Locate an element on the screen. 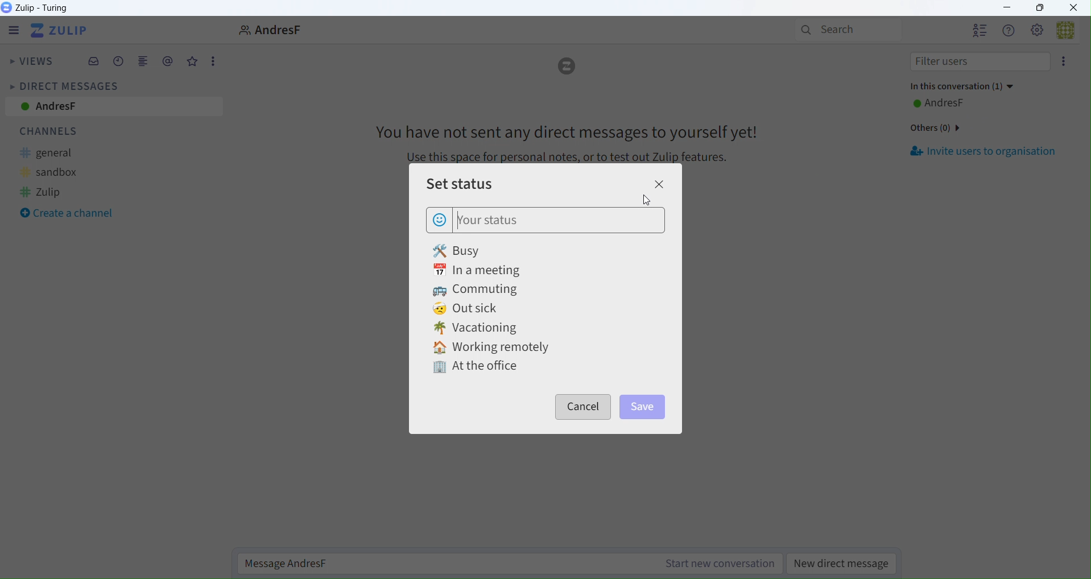 The width and height of the screenshot is (1091, 579). Direct Messages is located at coordinates (63, 85).